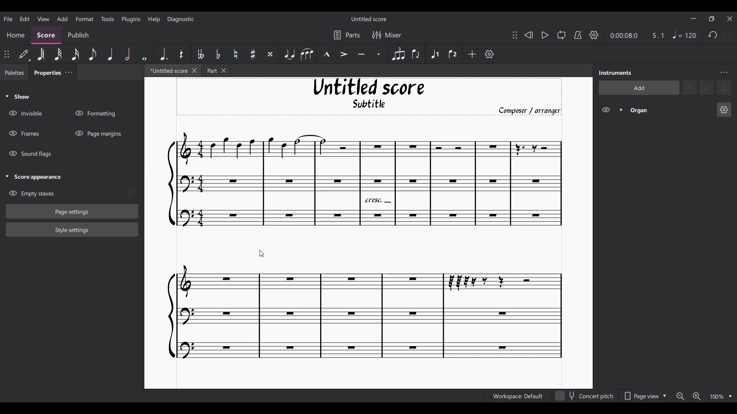  What do you see at coordinates (594, 35) in the screenshot?
I see `Playback settings` at bounding box center [594, 35].